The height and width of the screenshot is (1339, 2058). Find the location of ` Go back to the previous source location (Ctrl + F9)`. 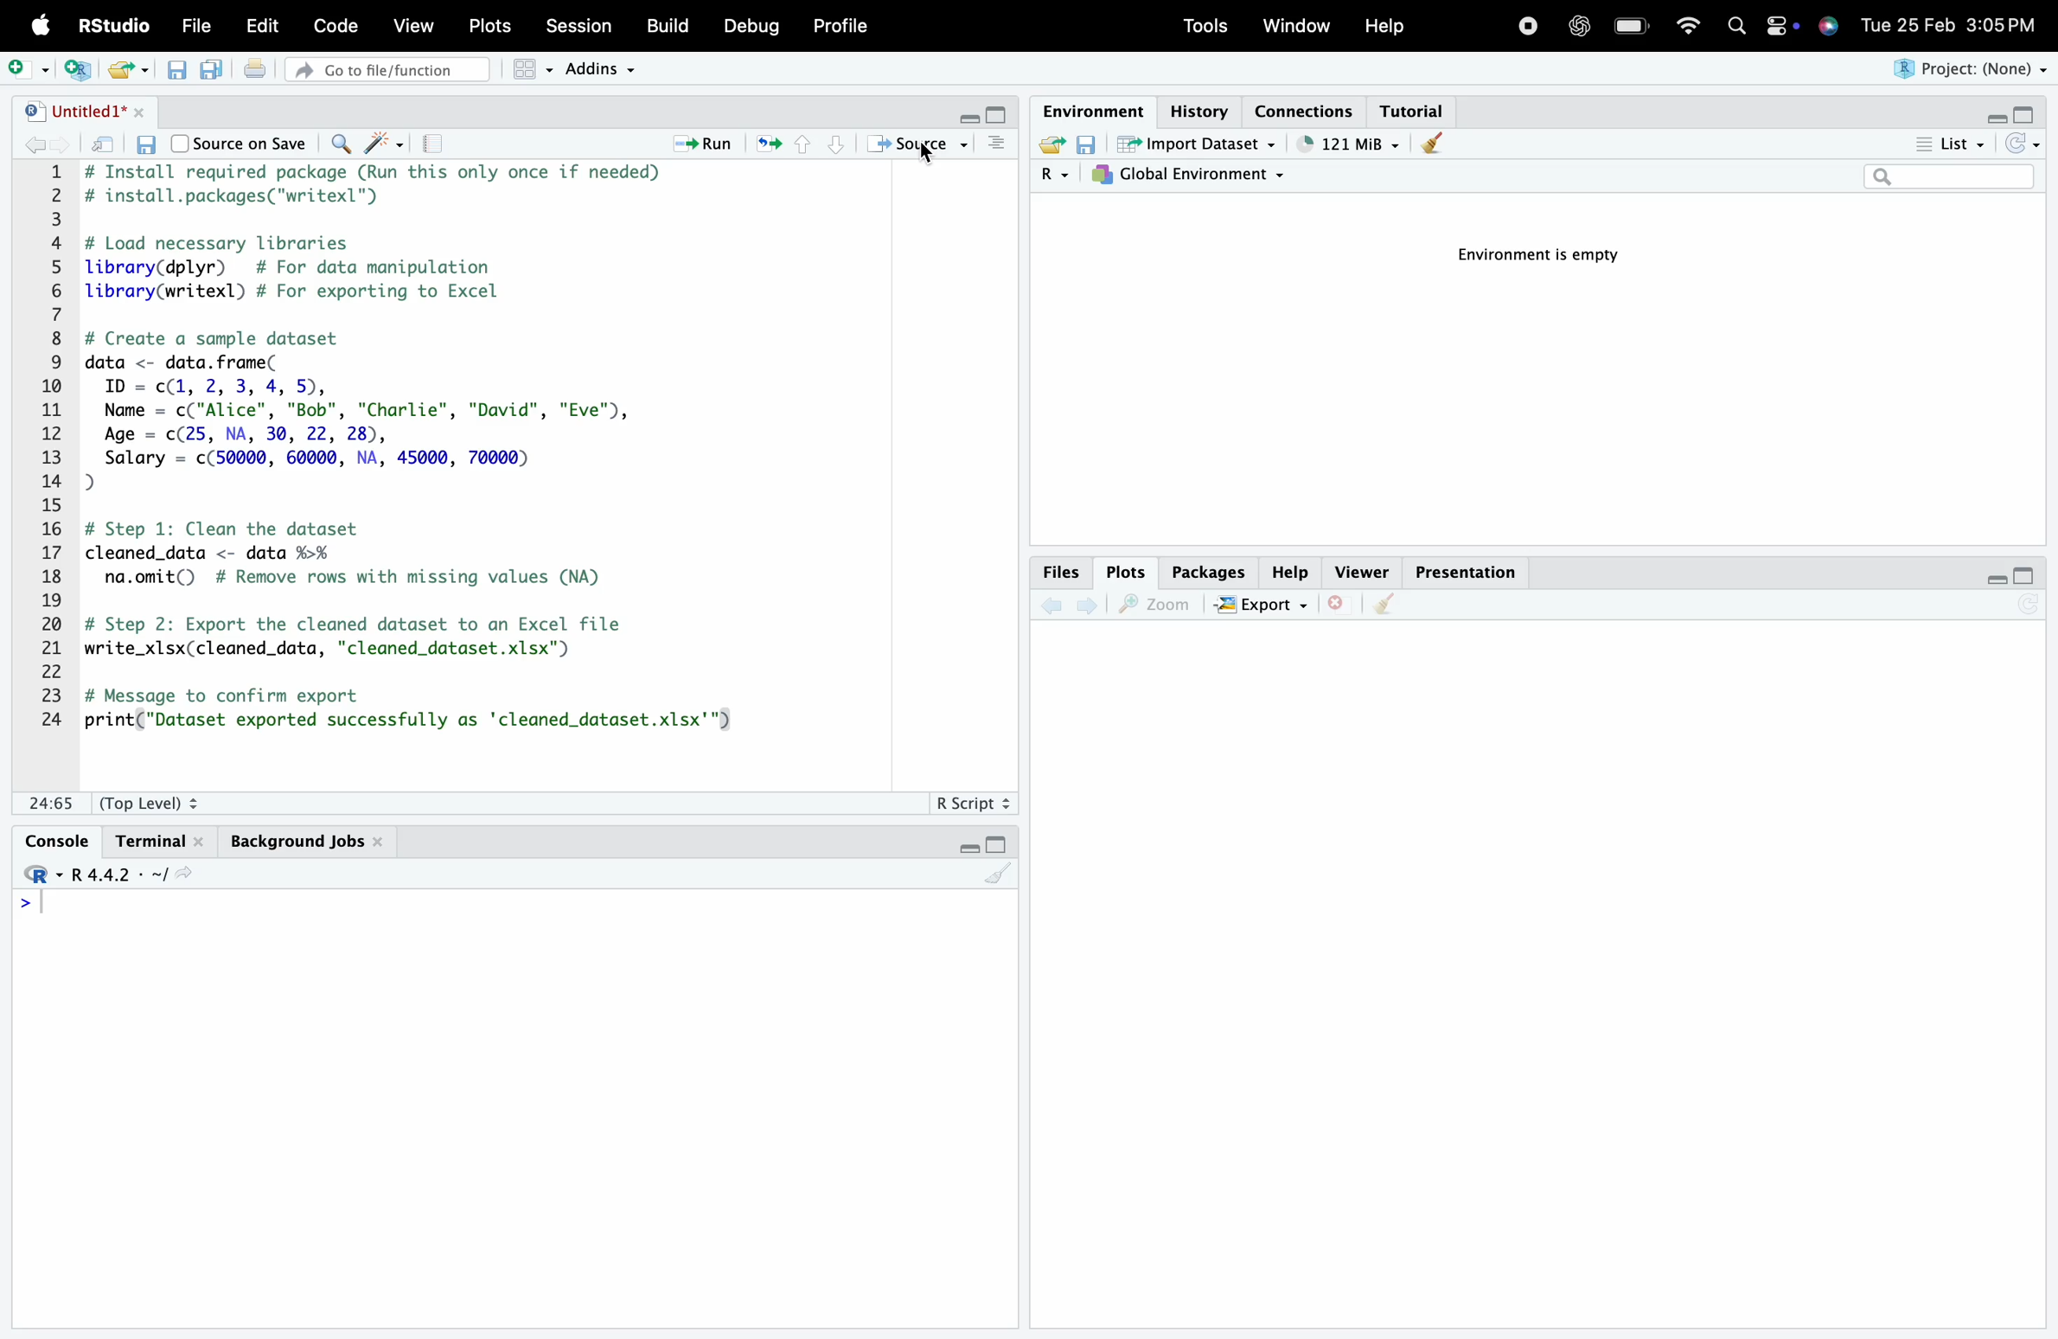

 Go back to the previous source location (Ctrl + F9) is located at coordinates (1050, 605).